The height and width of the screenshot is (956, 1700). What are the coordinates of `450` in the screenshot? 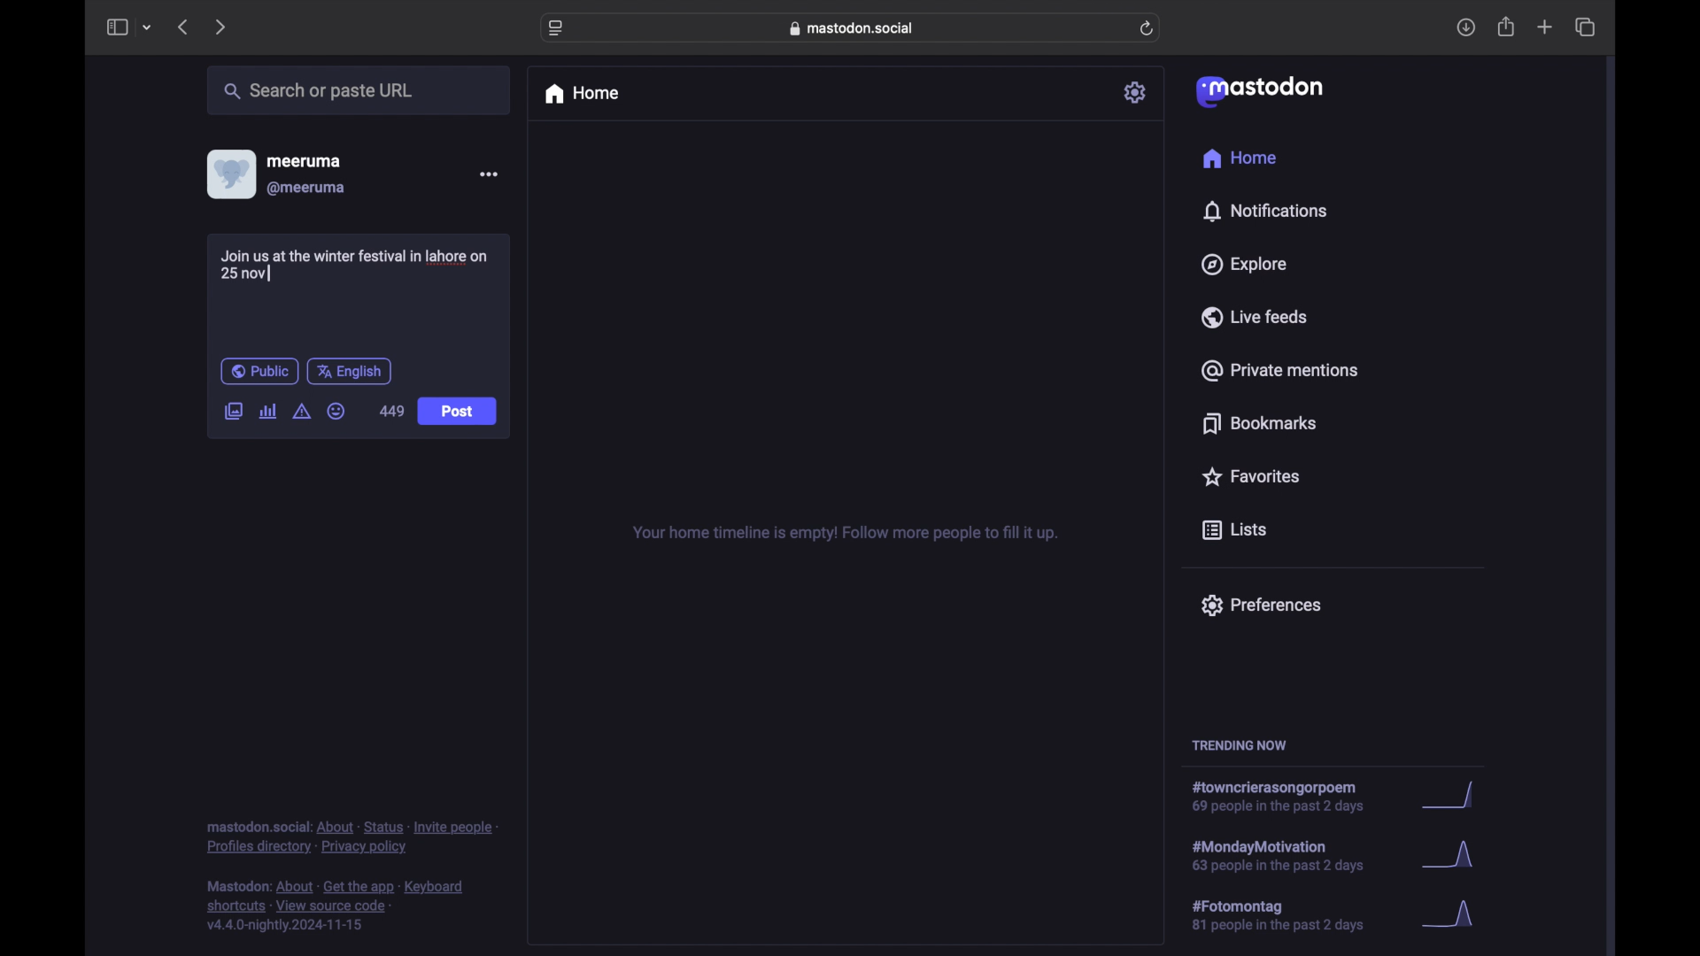 It's located at (392, 412).